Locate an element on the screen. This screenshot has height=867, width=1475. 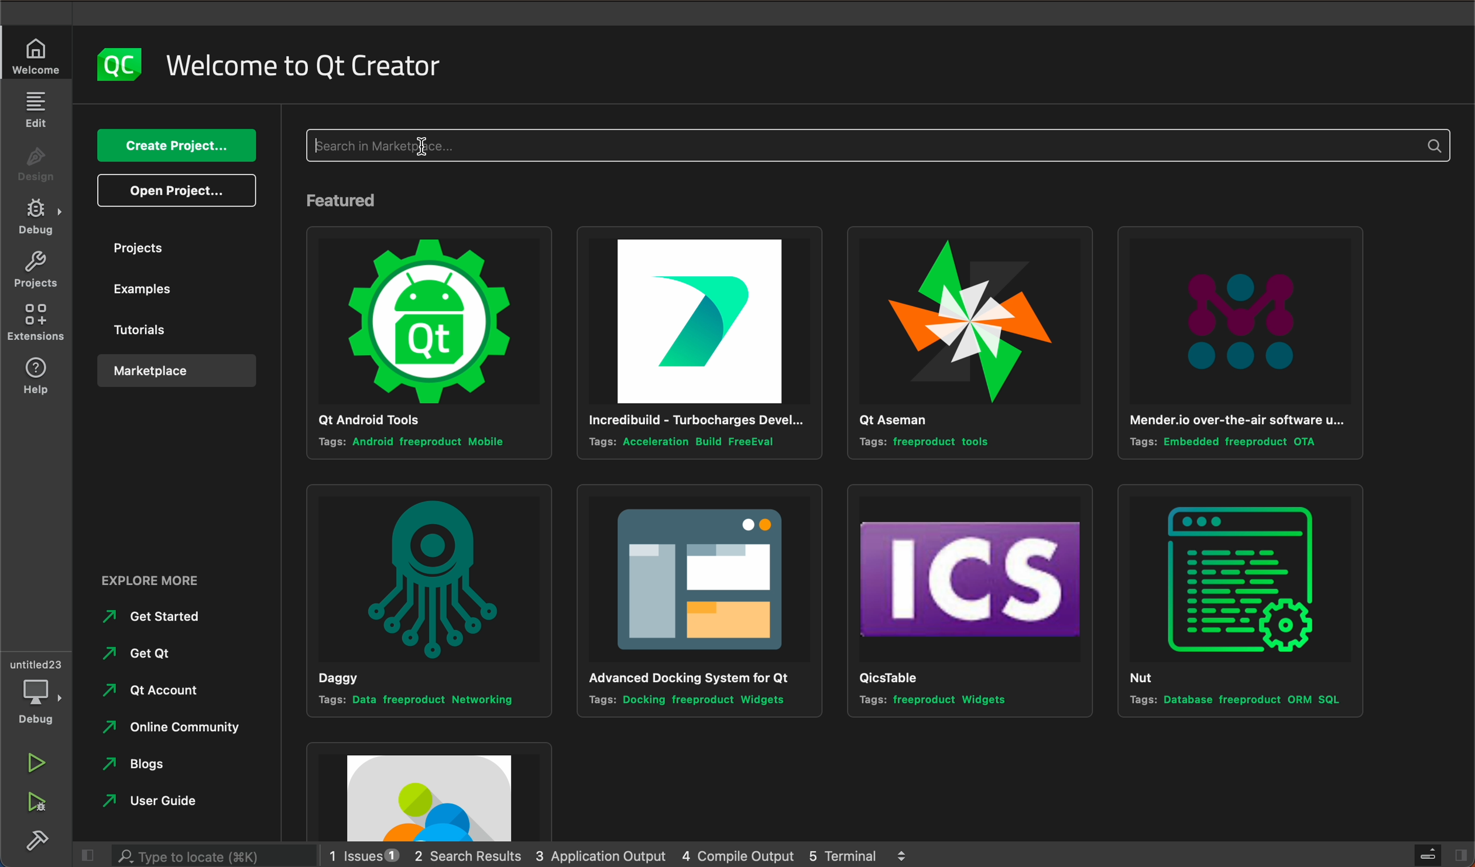
 is located at coordinates (171, 769).